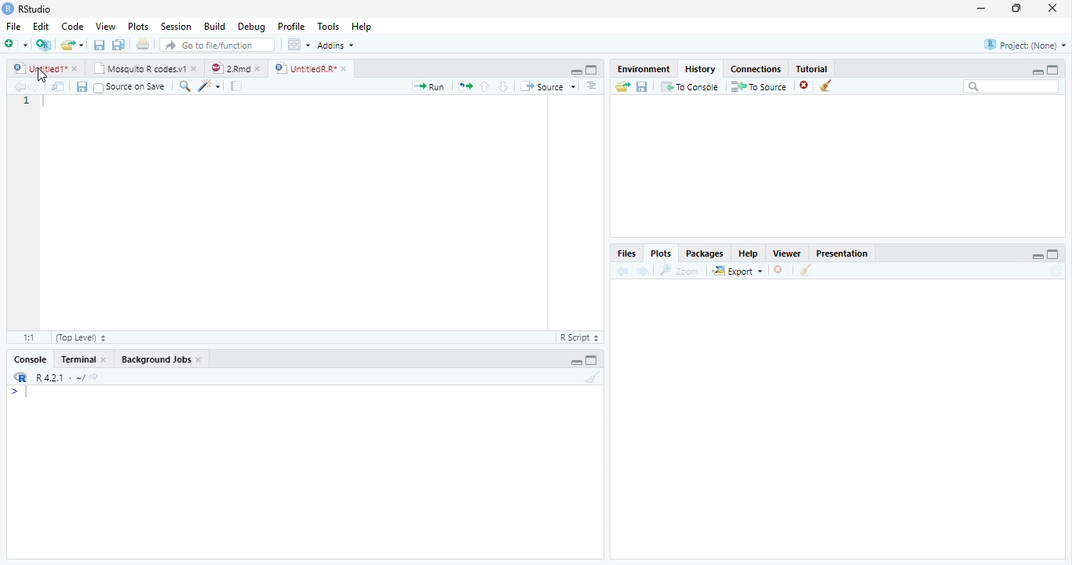 This screenshot has height=565, width=1072. What do you see at coordinates (35, 87) in the screenshot?
I see `Next` at bounding box center [35, 87].